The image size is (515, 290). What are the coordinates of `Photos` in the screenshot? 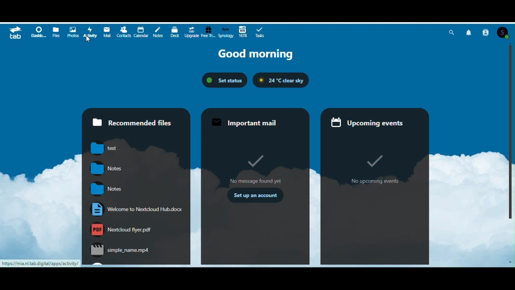 It's located at (73, 32).